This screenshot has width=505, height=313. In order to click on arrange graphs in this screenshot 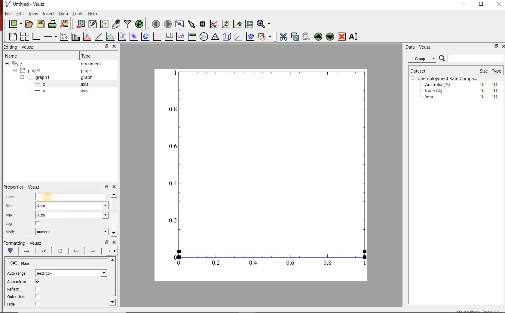, I will do `click(24, 36)`.